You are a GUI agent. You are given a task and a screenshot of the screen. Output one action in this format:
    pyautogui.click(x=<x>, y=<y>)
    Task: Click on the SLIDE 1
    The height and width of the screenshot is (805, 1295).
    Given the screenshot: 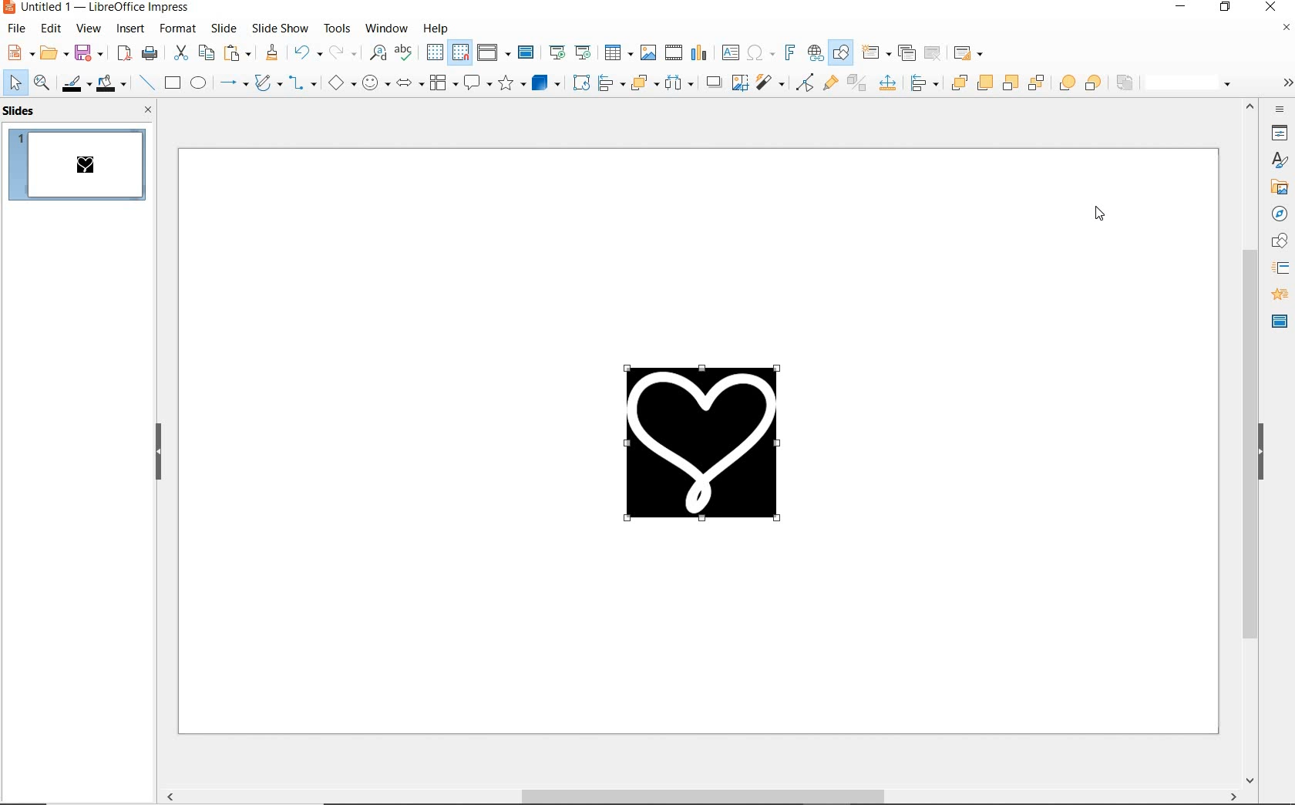 What is the action you would take?
    pyautogui.click(x=82, y=167)
    